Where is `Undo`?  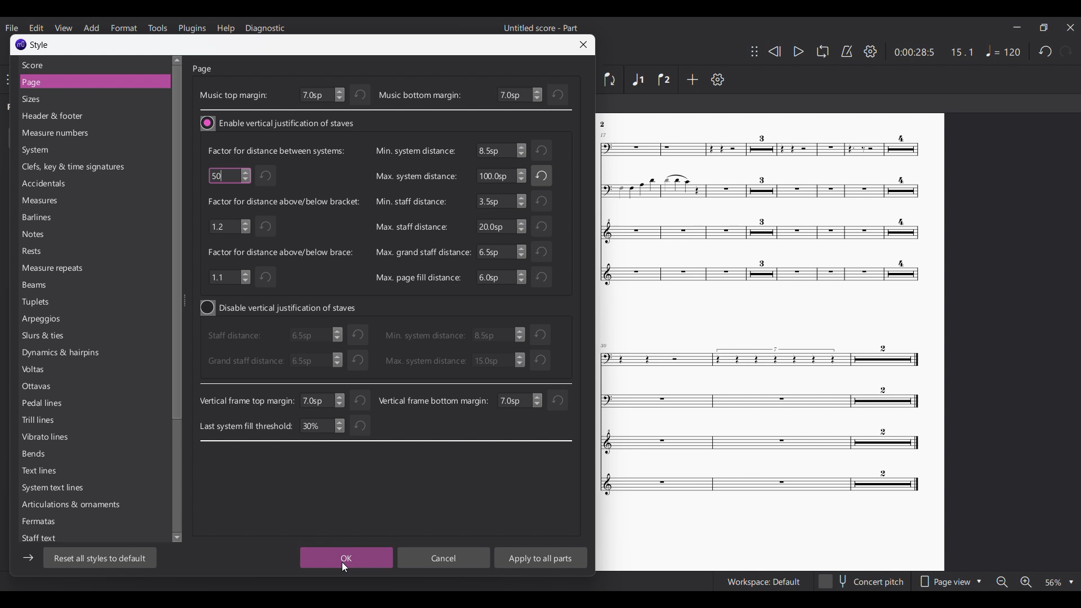 Undo is located at coordinates (267, 226).